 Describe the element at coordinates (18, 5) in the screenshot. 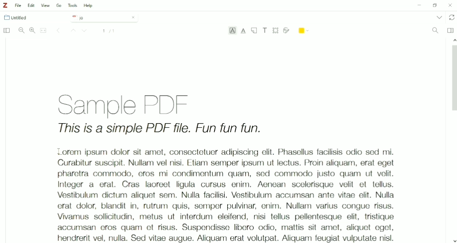

I see `File` at that location.